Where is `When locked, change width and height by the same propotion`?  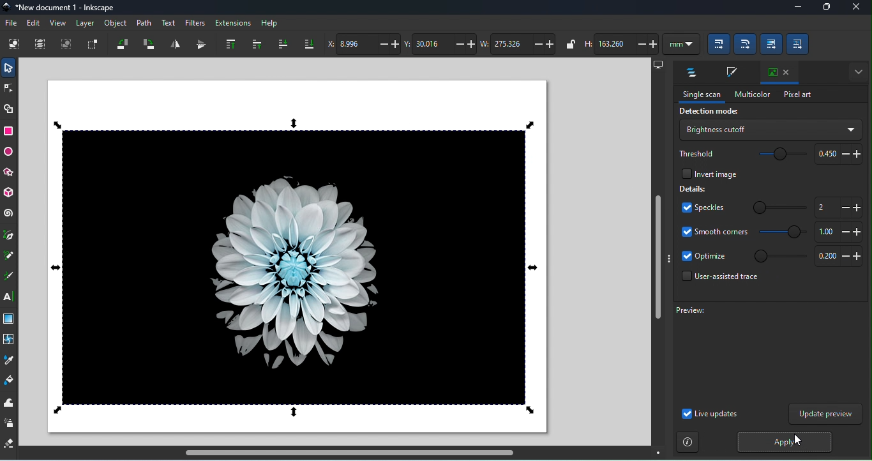
When locked, change width and height by the same propotion is located at coordinates (569, 44).